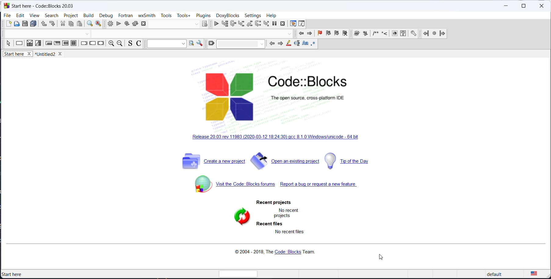 This screenshot has height=279, width=551. Describe the element at coordinates (285, 163) in the screenshot. I see `open existing project` at that location.